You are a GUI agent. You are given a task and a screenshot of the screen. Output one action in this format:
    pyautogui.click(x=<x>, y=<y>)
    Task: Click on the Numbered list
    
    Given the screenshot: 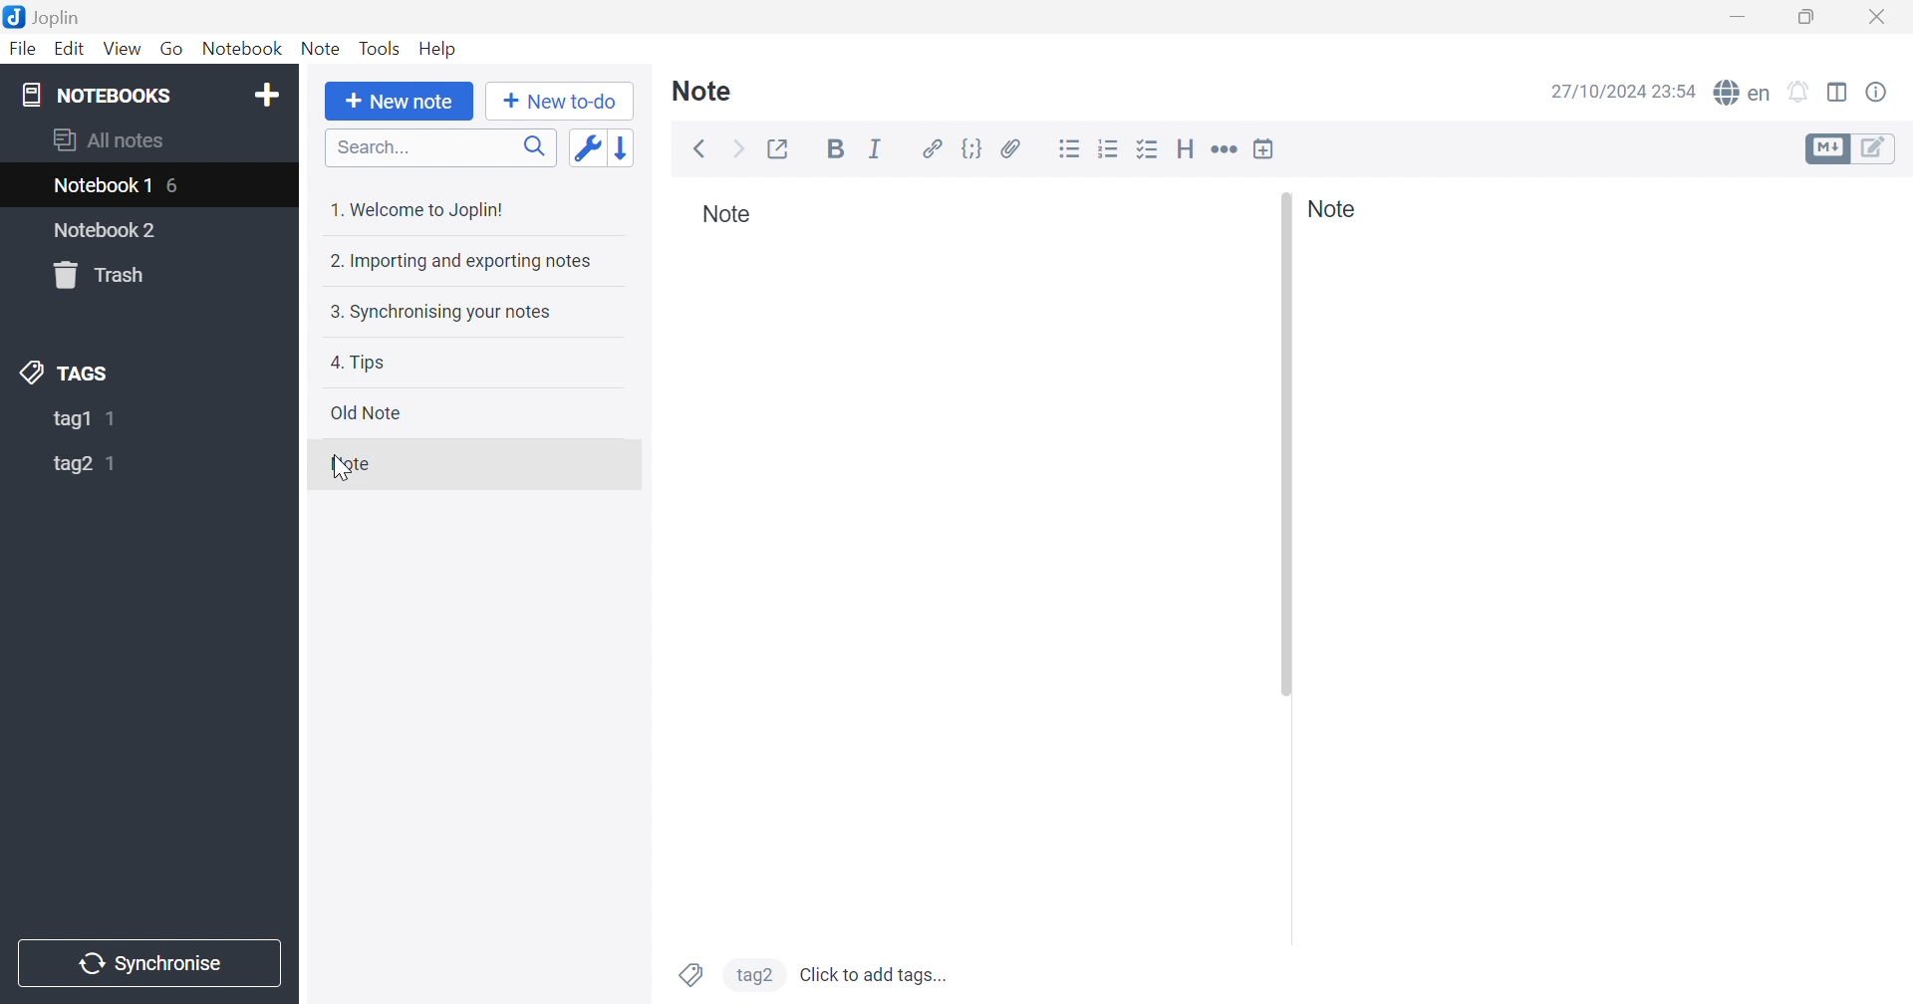 What is the action you would take?
    pyautogui.click(x=1110, y=149)
    